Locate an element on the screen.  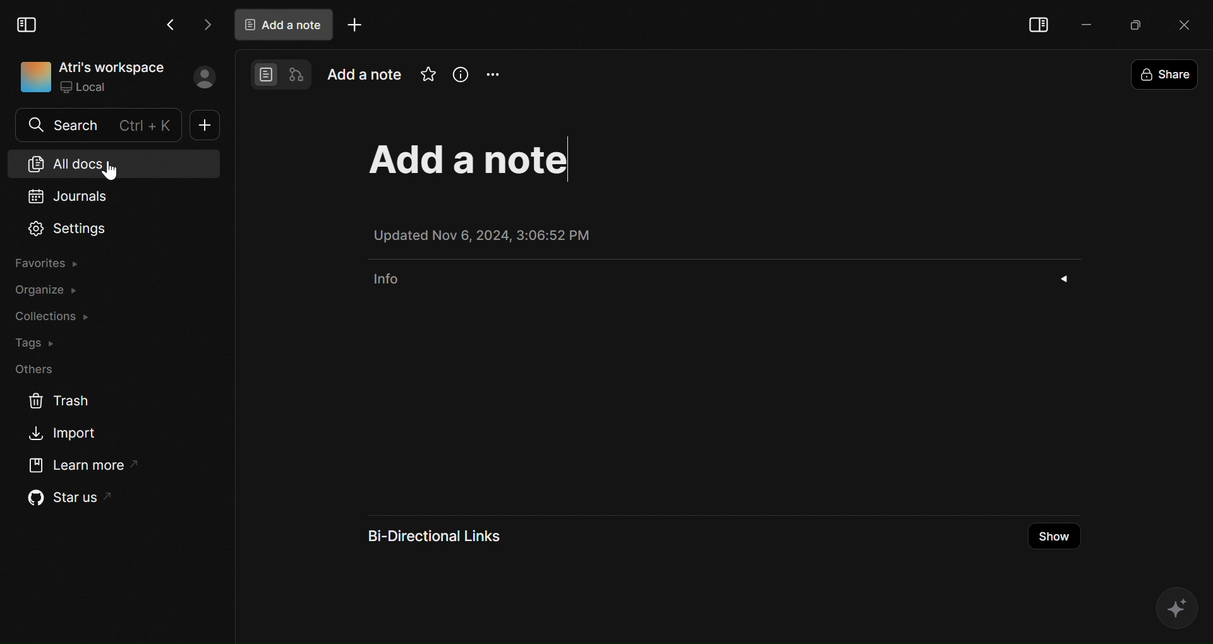
Affine AI is located at coordinates (1174, 608).